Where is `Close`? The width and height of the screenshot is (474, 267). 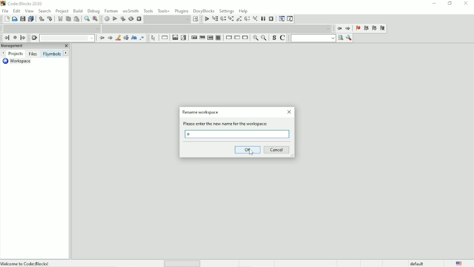 Close is located at coordinates (290, 112).